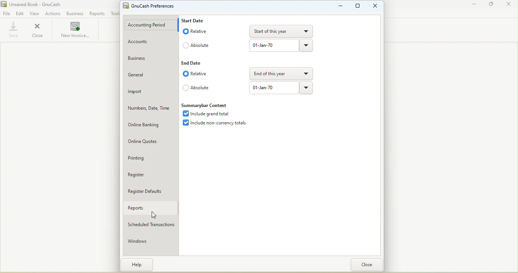 The width and height of the screenshot is (518, 273). What do you see at coordinates (273, 45) in the screenshot?
I see `text box` at bounding box center [273, 45].